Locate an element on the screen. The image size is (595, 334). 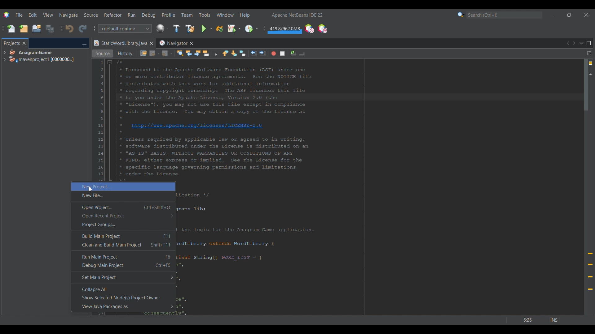
Find next occurrence is located at coordinates (197, 53).